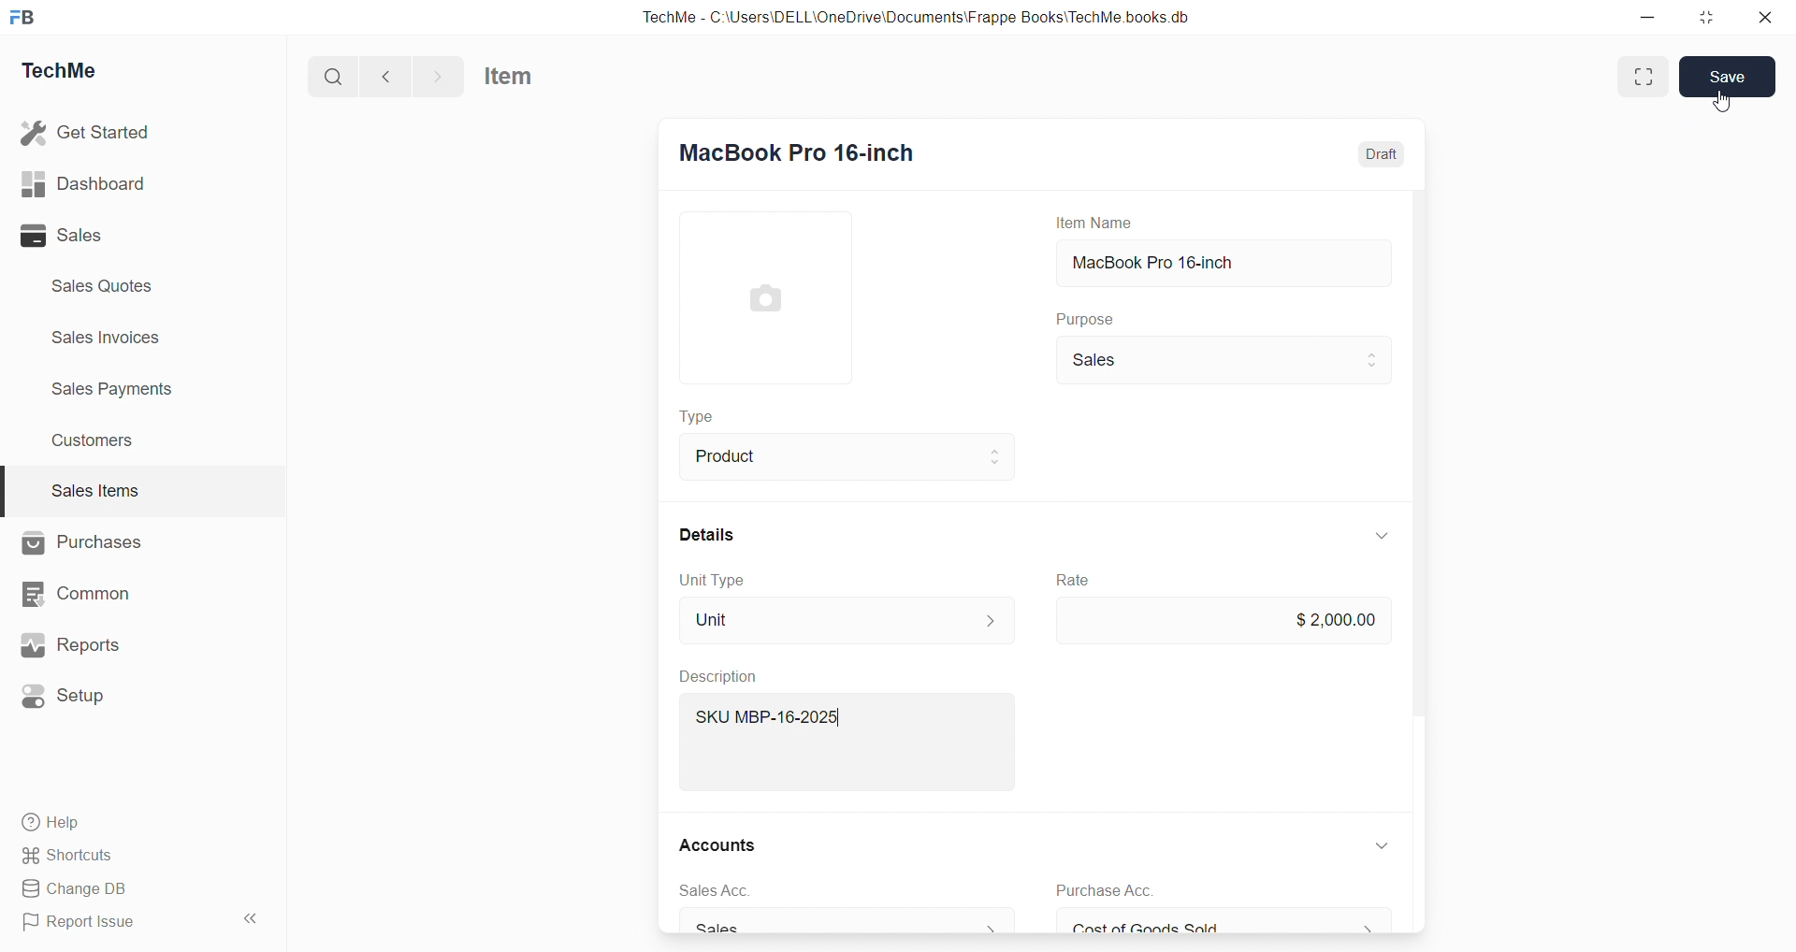 The image size is (1796, 952). What do you see at coordinates (1105, 891) in the screenshot?
I see `Purchase Acc` at bounding box center [1105, 891].